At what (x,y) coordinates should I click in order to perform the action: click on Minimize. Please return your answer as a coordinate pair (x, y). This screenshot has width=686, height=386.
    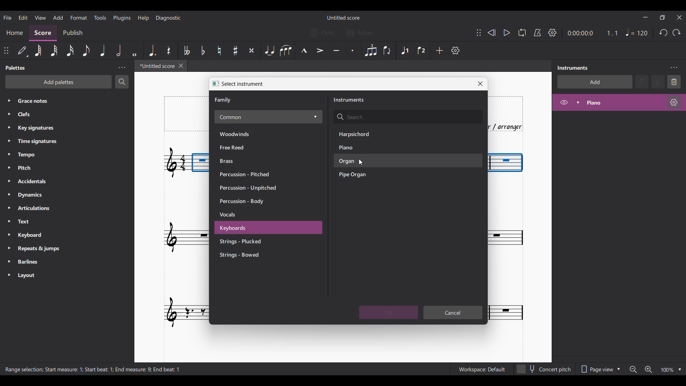
    Looking at the image, I should click on (645, 17).